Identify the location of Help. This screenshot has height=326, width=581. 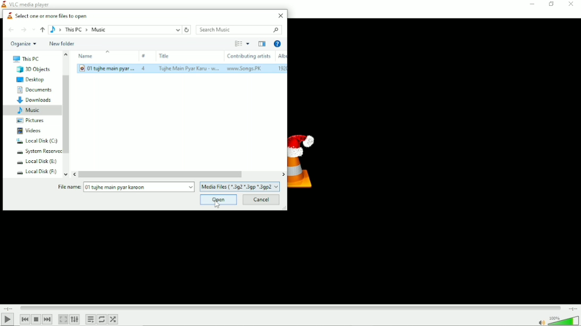
(277, 44).